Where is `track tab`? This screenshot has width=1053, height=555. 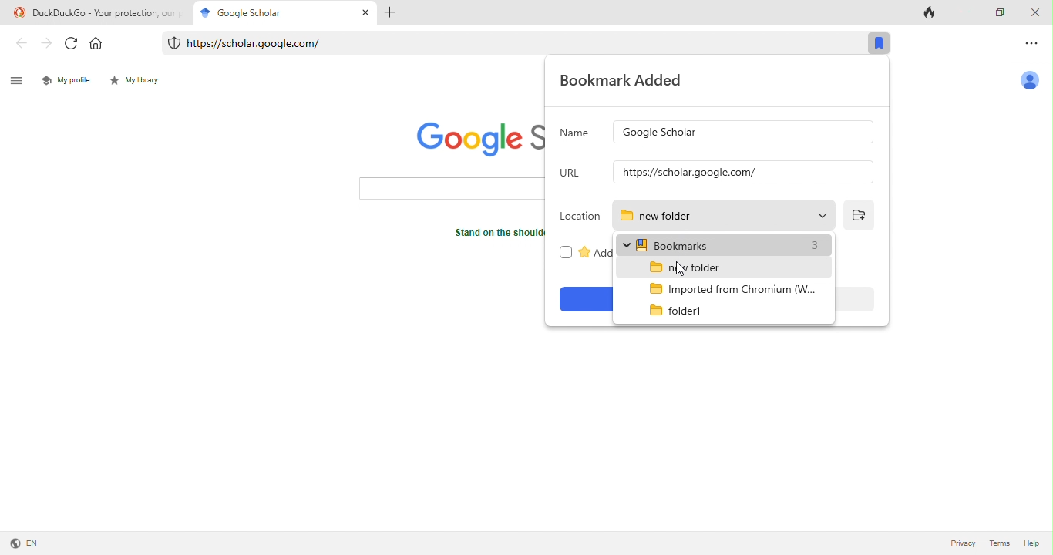 track tab is located at coordinates (933, 12).